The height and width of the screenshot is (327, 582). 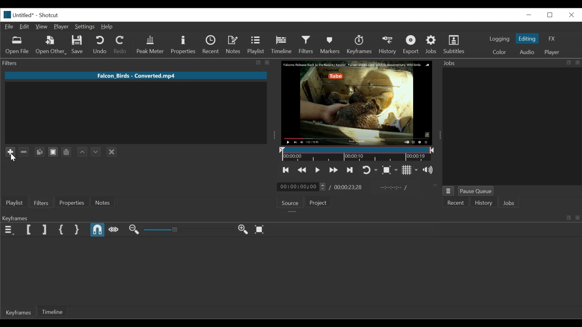 What do you see at coordinates (552, 39) in the screenshot?
I see `FX` at bounding box center [552, 39].